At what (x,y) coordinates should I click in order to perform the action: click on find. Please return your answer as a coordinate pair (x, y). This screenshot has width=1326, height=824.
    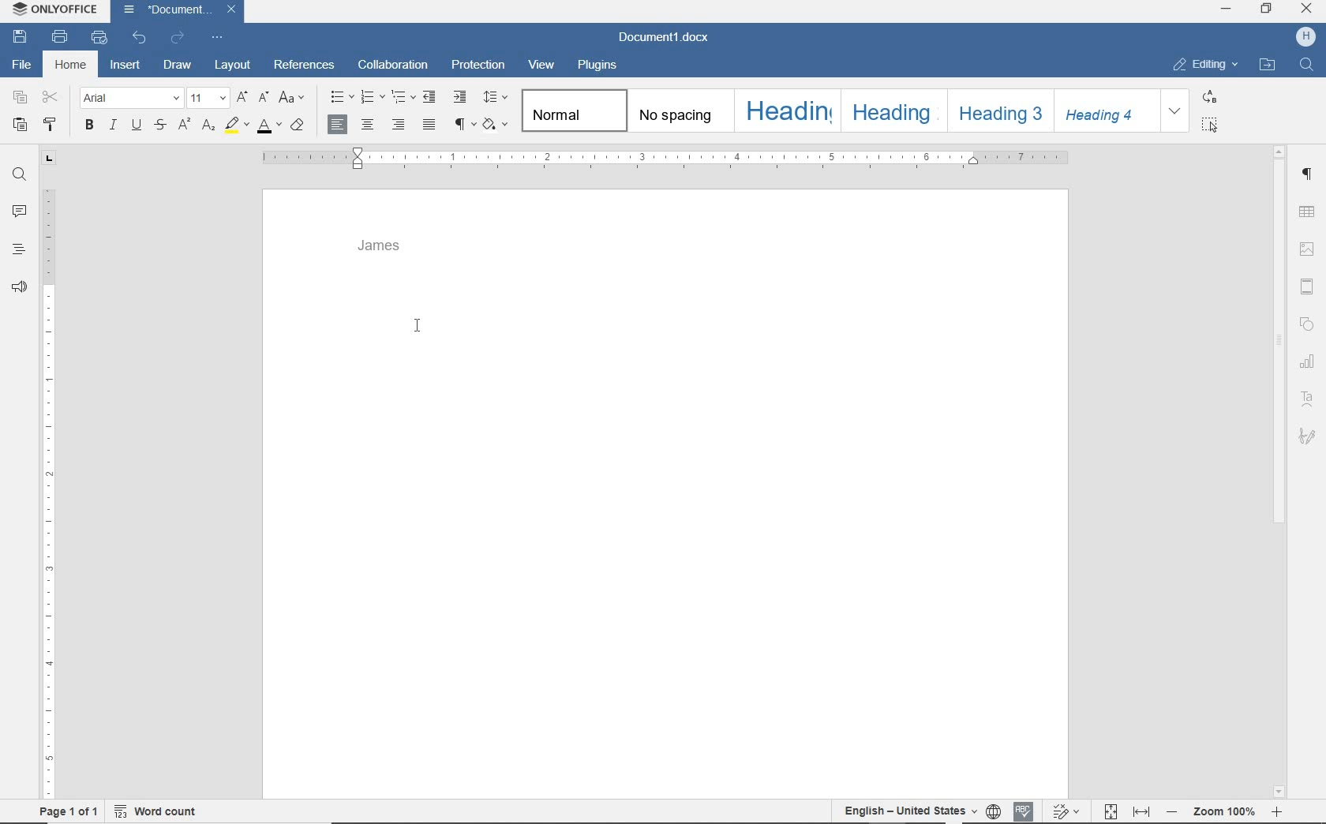
    Looking at the image, I should click on (1306, 66).